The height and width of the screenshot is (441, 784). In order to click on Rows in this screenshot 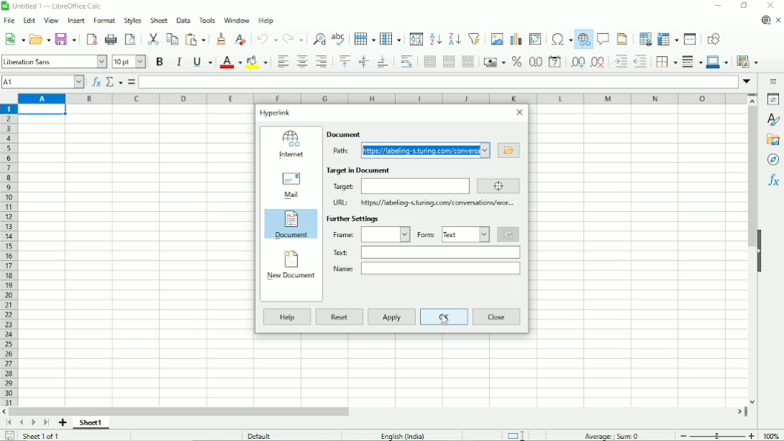, I will do `click(364, 39)`.